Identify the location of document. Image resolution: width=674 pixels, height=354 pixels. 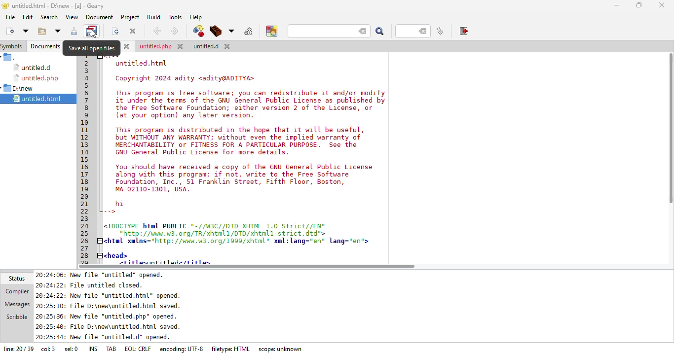
(99, 17).